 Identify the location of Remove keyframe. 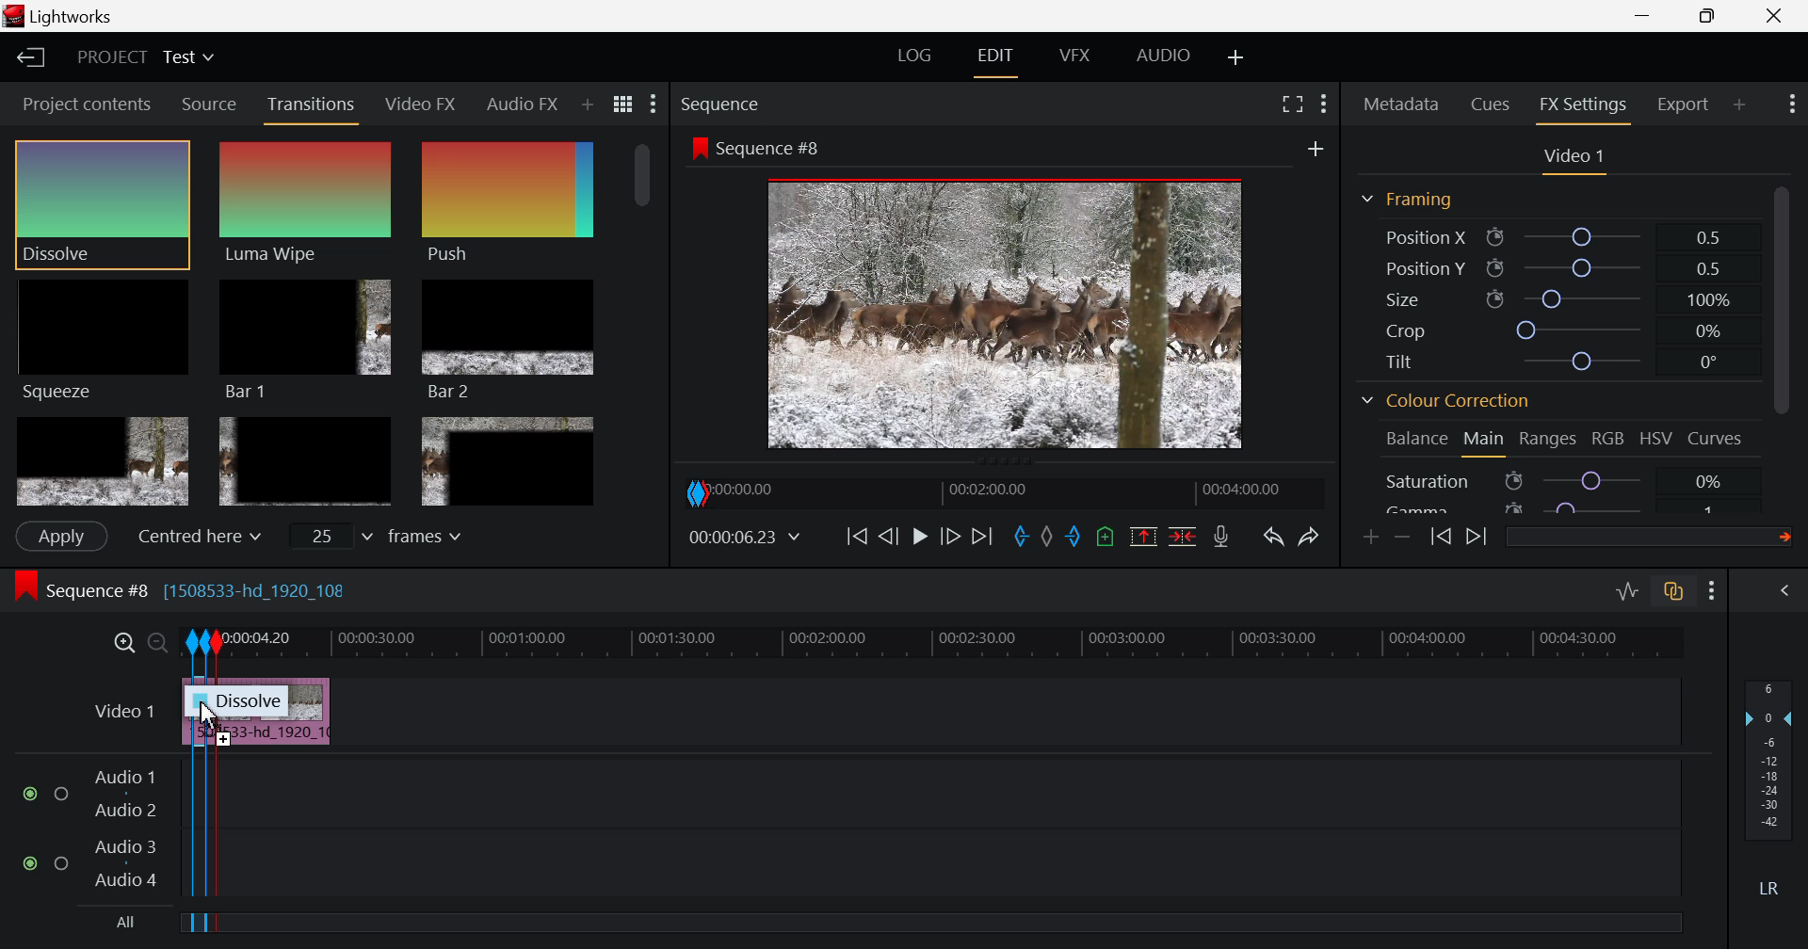
(1403, 539).